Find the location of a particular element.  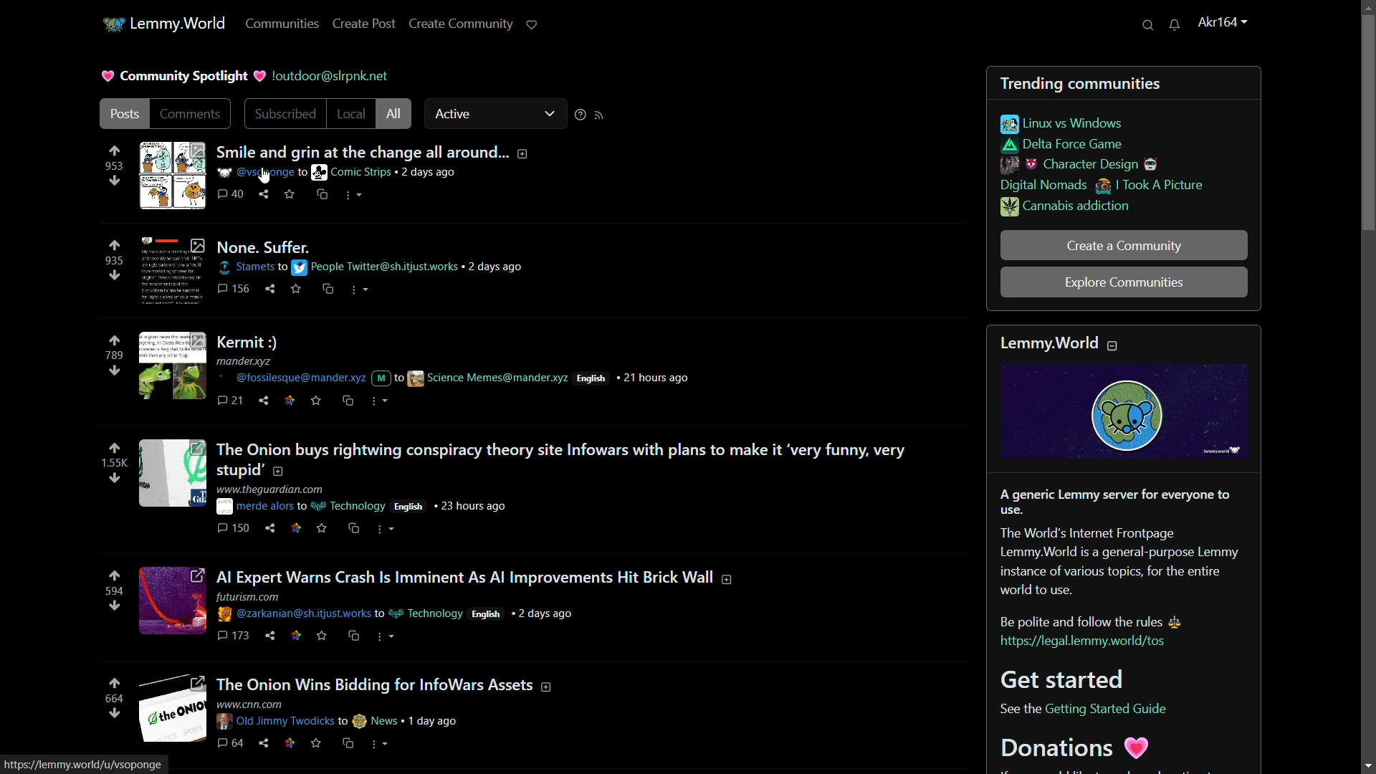

active is located at coordinates (455, 115).